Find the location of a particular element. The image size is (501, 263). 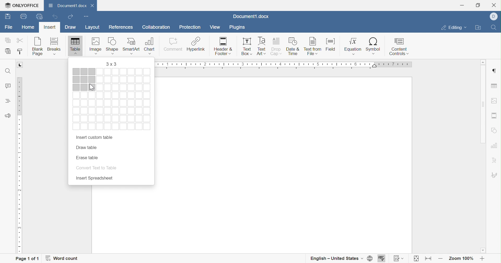

Cursor is located at coordinates (91, 87).